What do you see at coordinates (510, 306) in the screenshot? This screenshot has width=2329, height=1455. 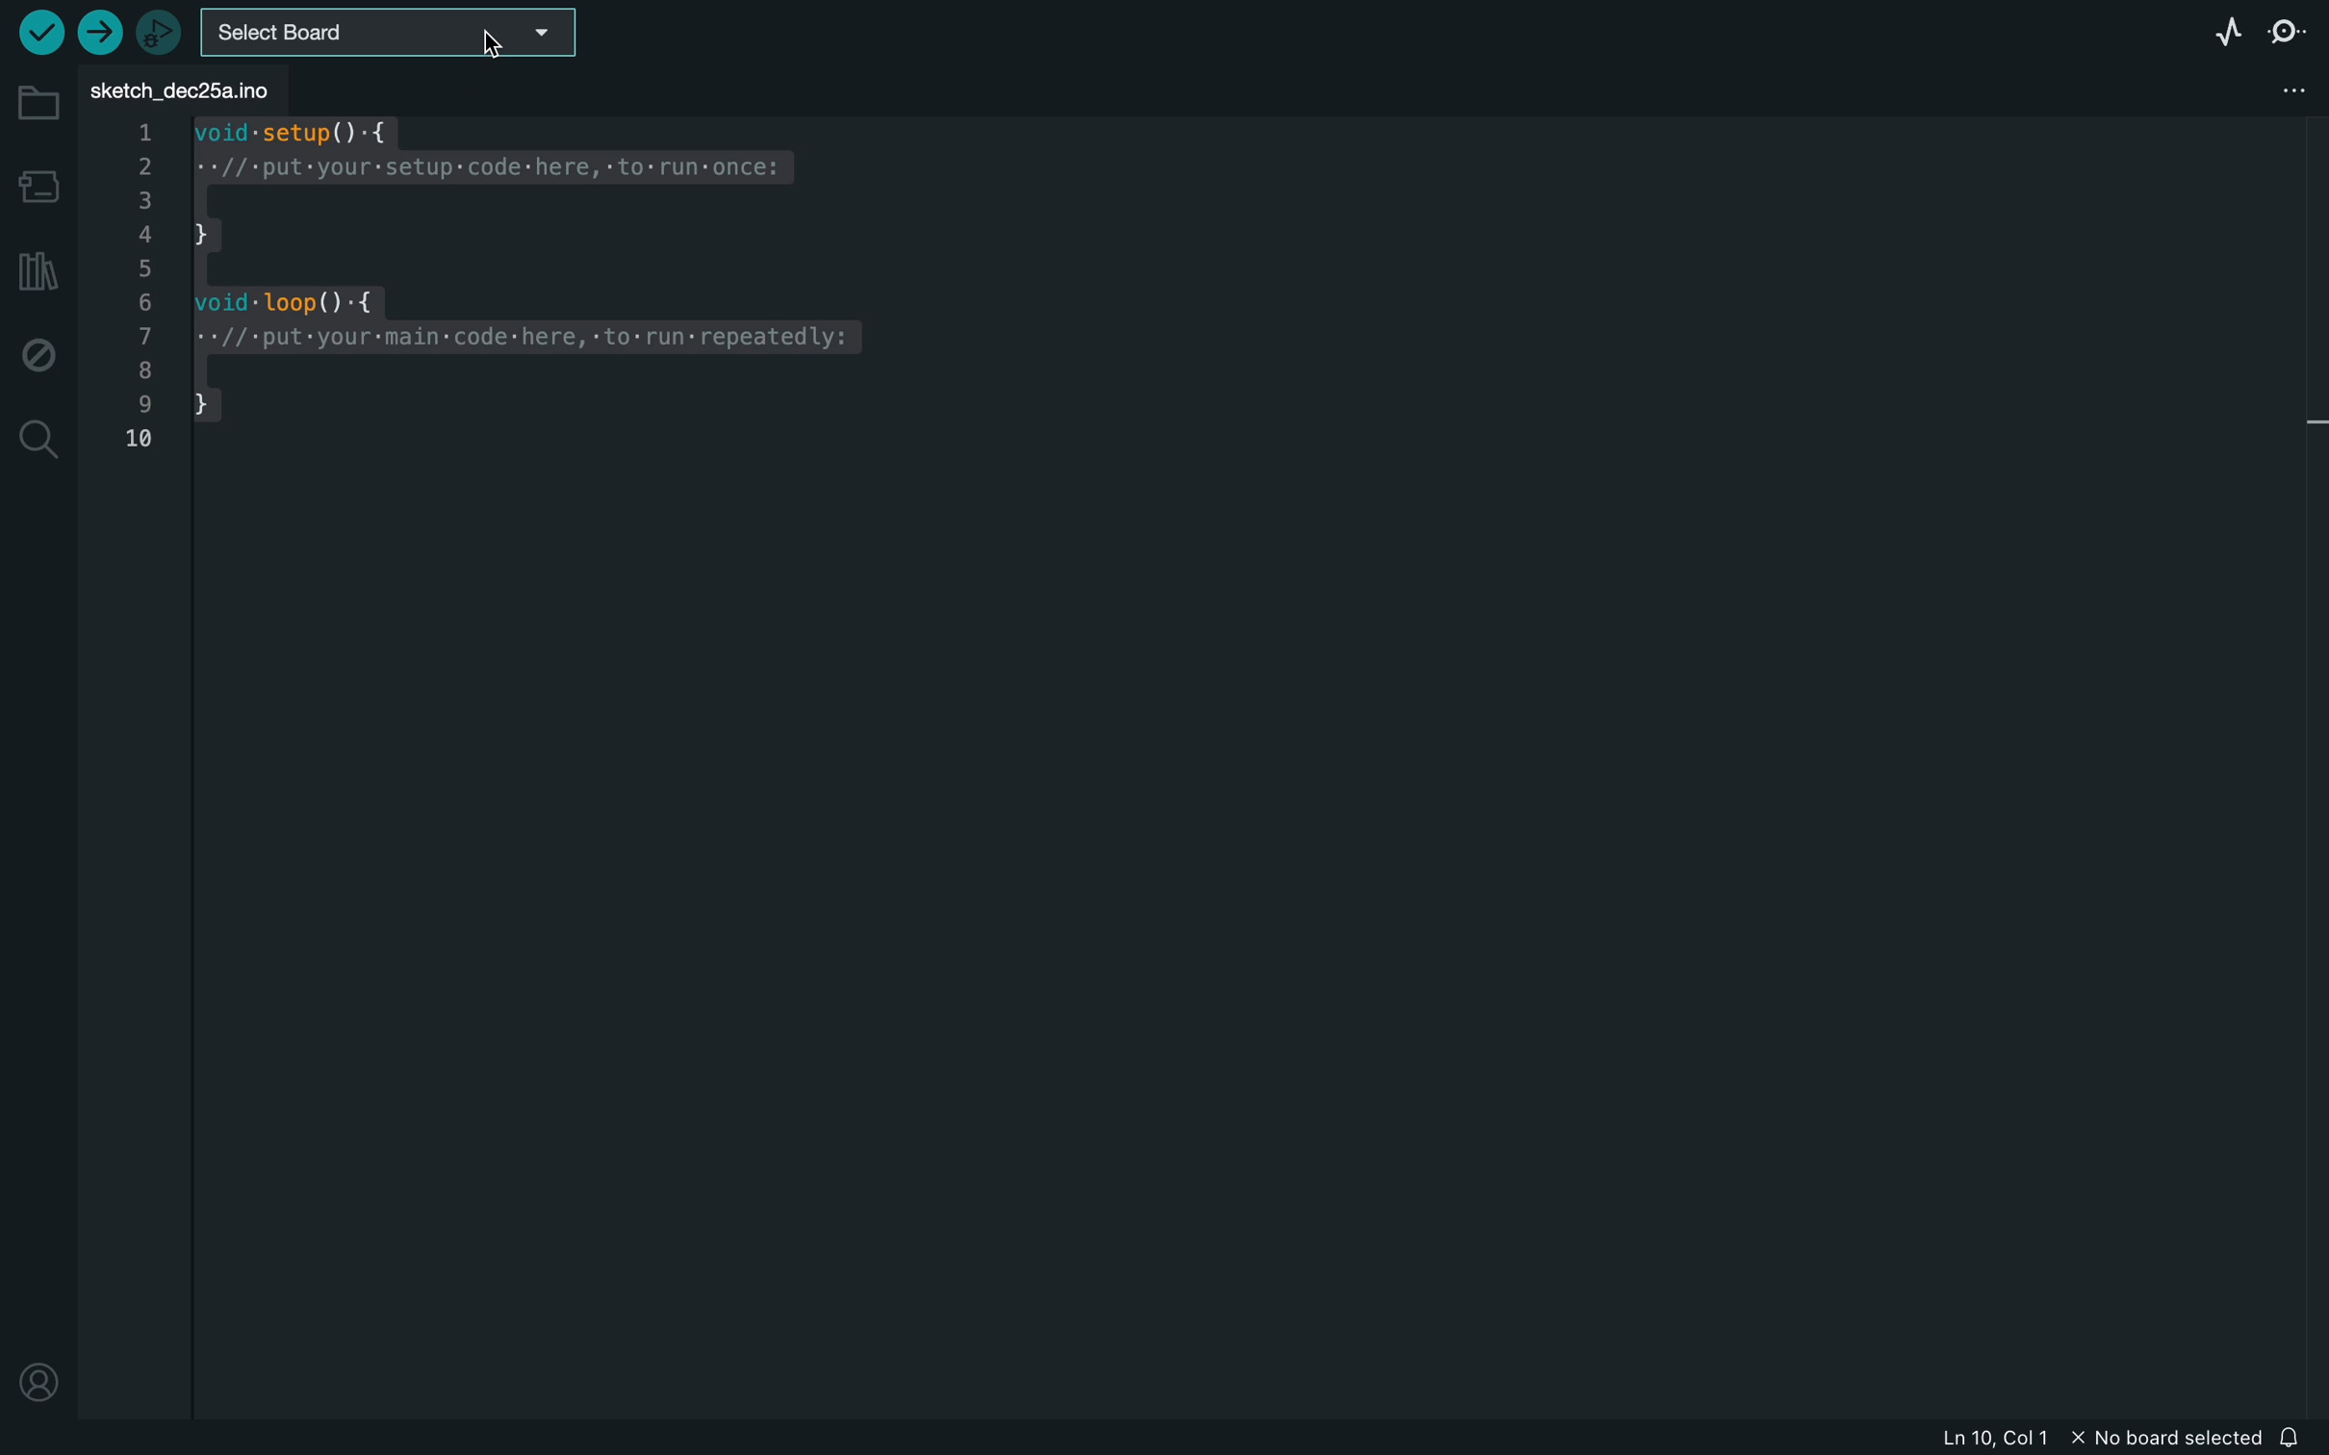 I see `code` at bounding box center [510, 306].